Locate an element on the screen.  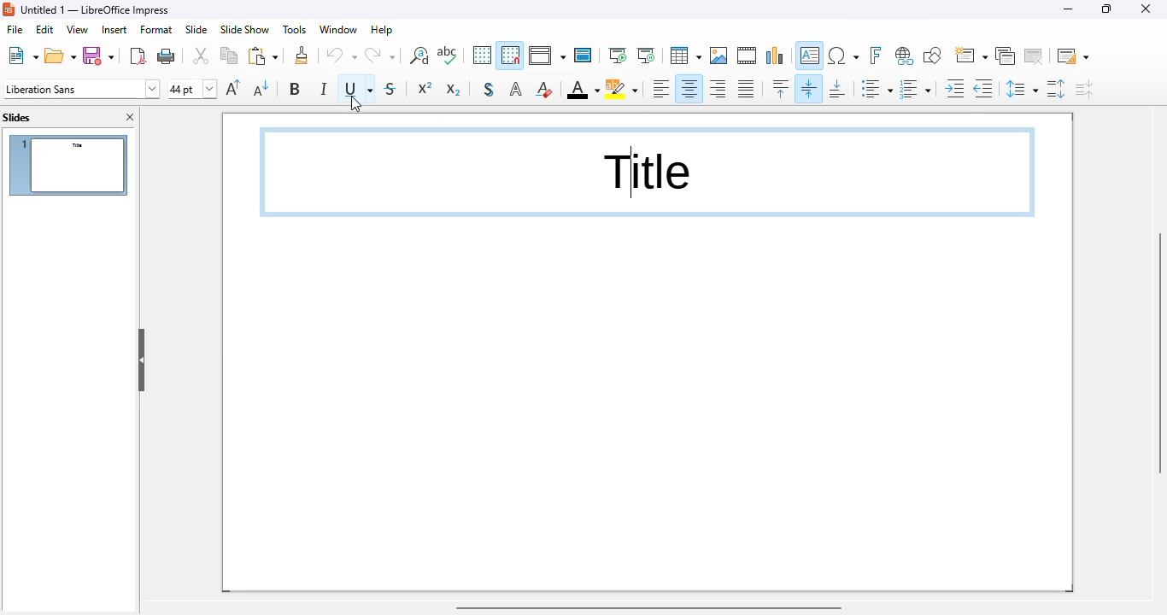
undo is located at coordinates (342, 55).